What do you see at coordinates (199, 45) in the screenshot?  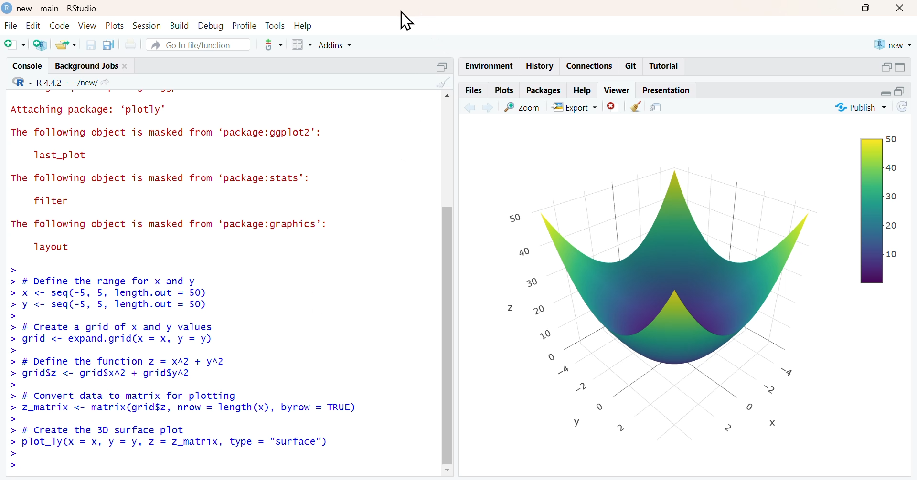 I see `go to file/function` at bounding box center [199, 45].